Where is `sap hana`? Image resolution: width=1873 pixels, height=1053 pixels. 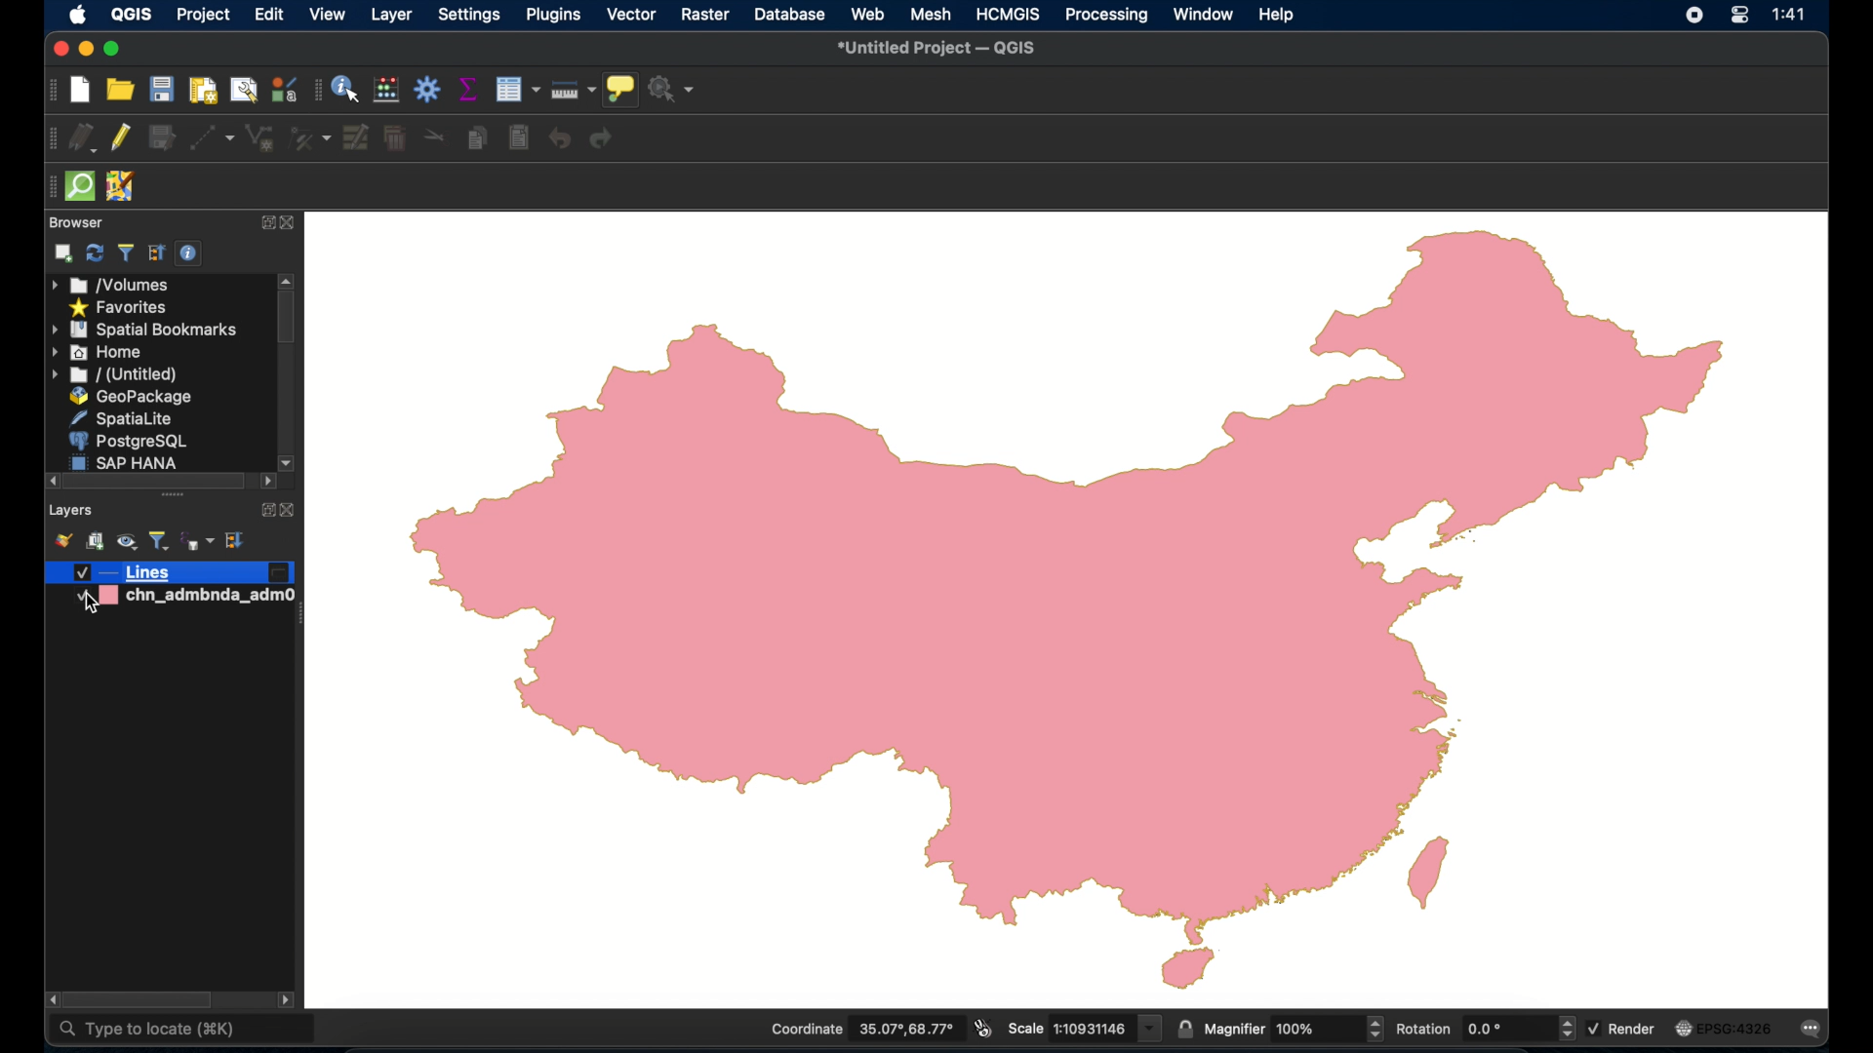
sap hana is located at coordinates (126, 462).